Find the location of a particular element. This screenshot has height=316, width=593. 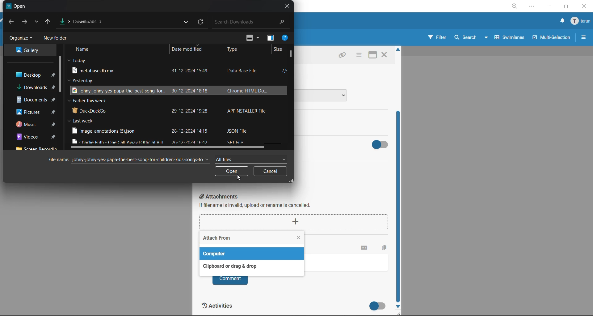

vertical scroll bar is located at coordinates (62, 75).